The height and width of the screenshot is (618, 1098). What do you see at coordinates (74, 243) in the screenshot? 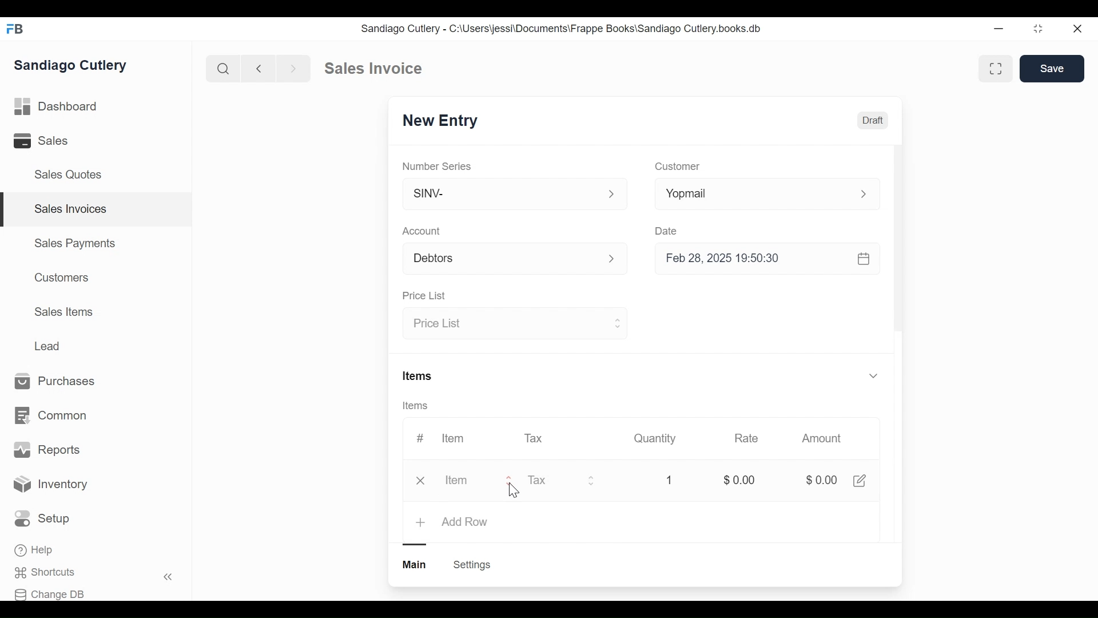
I see `Sales Payments` at bounding box center [74, 243].